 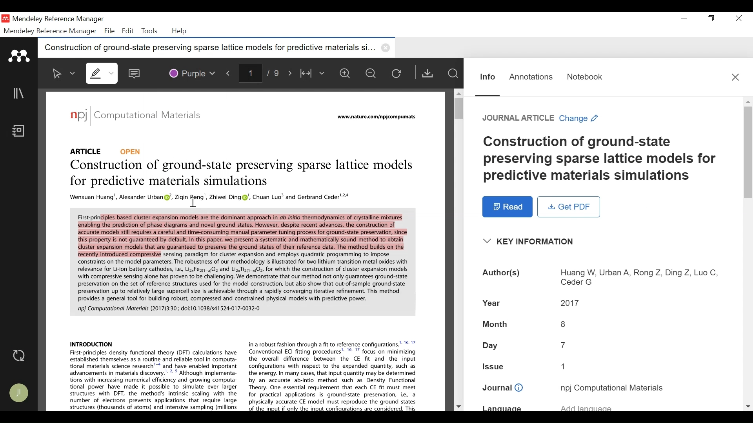 What do you see at coordinates (508, 207) in the screenshot?
I see `Read` at bounding box center [508, 207].